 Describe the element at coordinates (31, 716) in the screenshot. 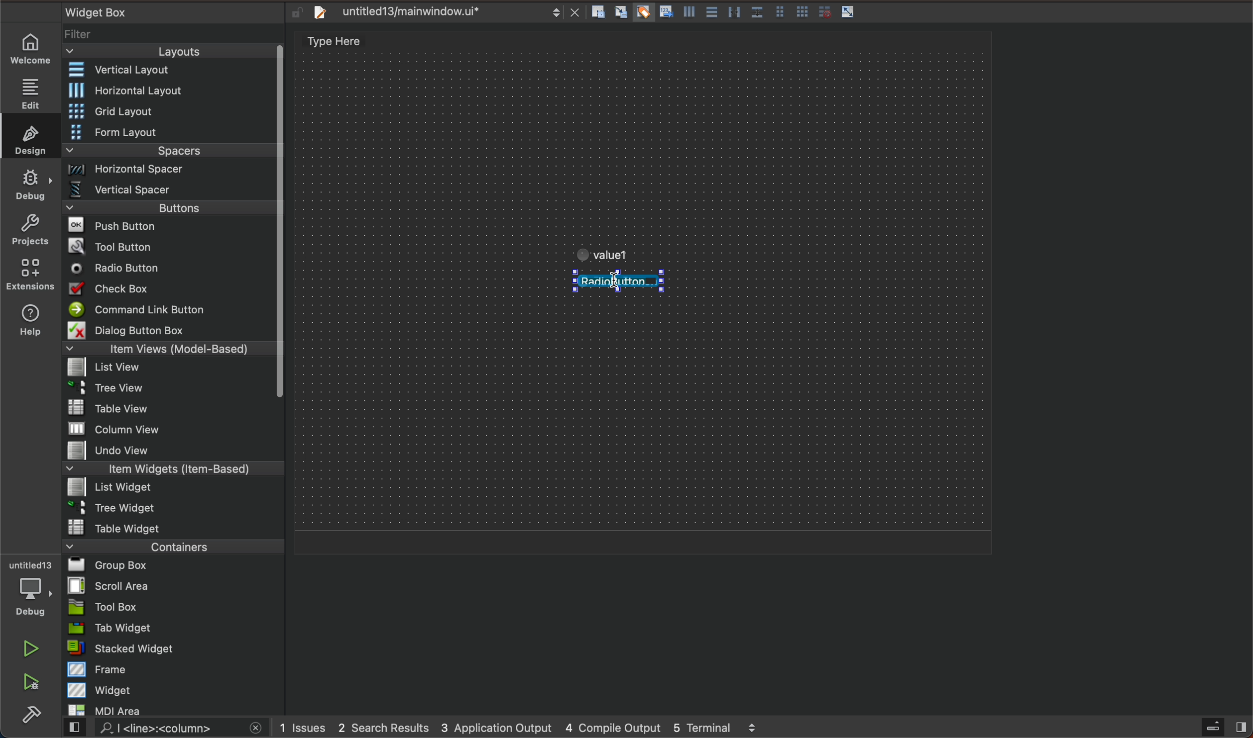

I see `build` at that location.